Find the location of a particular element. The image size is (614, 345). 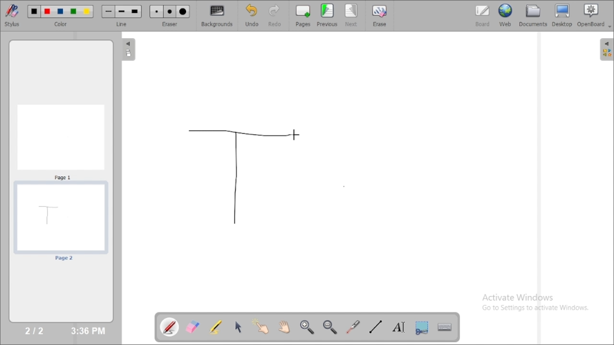

web is located at coordinates (506, 15).